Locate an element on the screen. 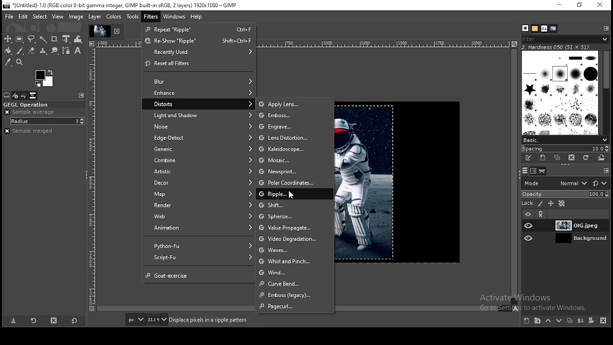 Image resolution: width=613 pixels, height=345 pixels. mosaic is located at coordinates (292, 160).